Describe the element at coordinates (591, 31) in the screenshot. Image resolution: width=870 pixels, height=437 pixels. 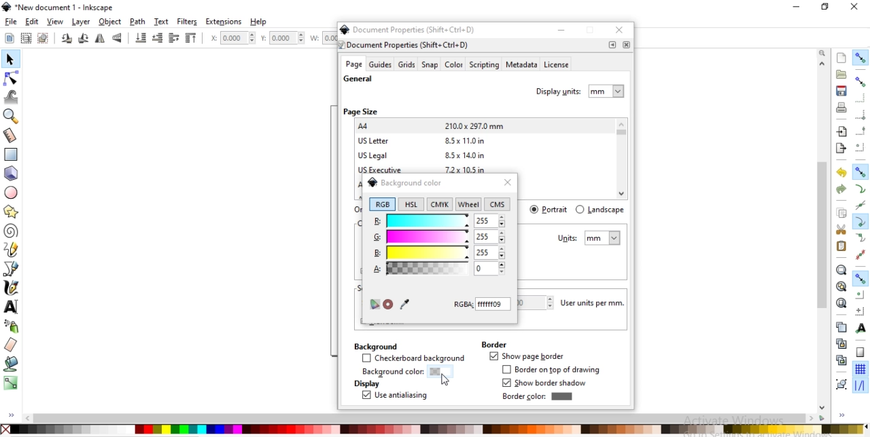
I see `restore down` at that location.